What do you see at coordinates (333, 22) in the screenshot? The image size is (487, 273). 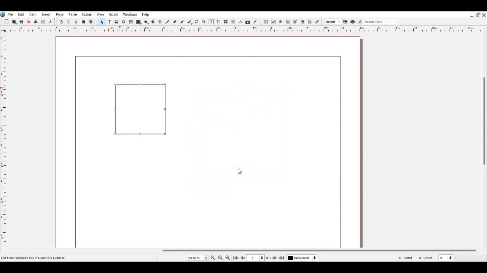 I see `Select the image preview quality` at bounding box center [333, 22].